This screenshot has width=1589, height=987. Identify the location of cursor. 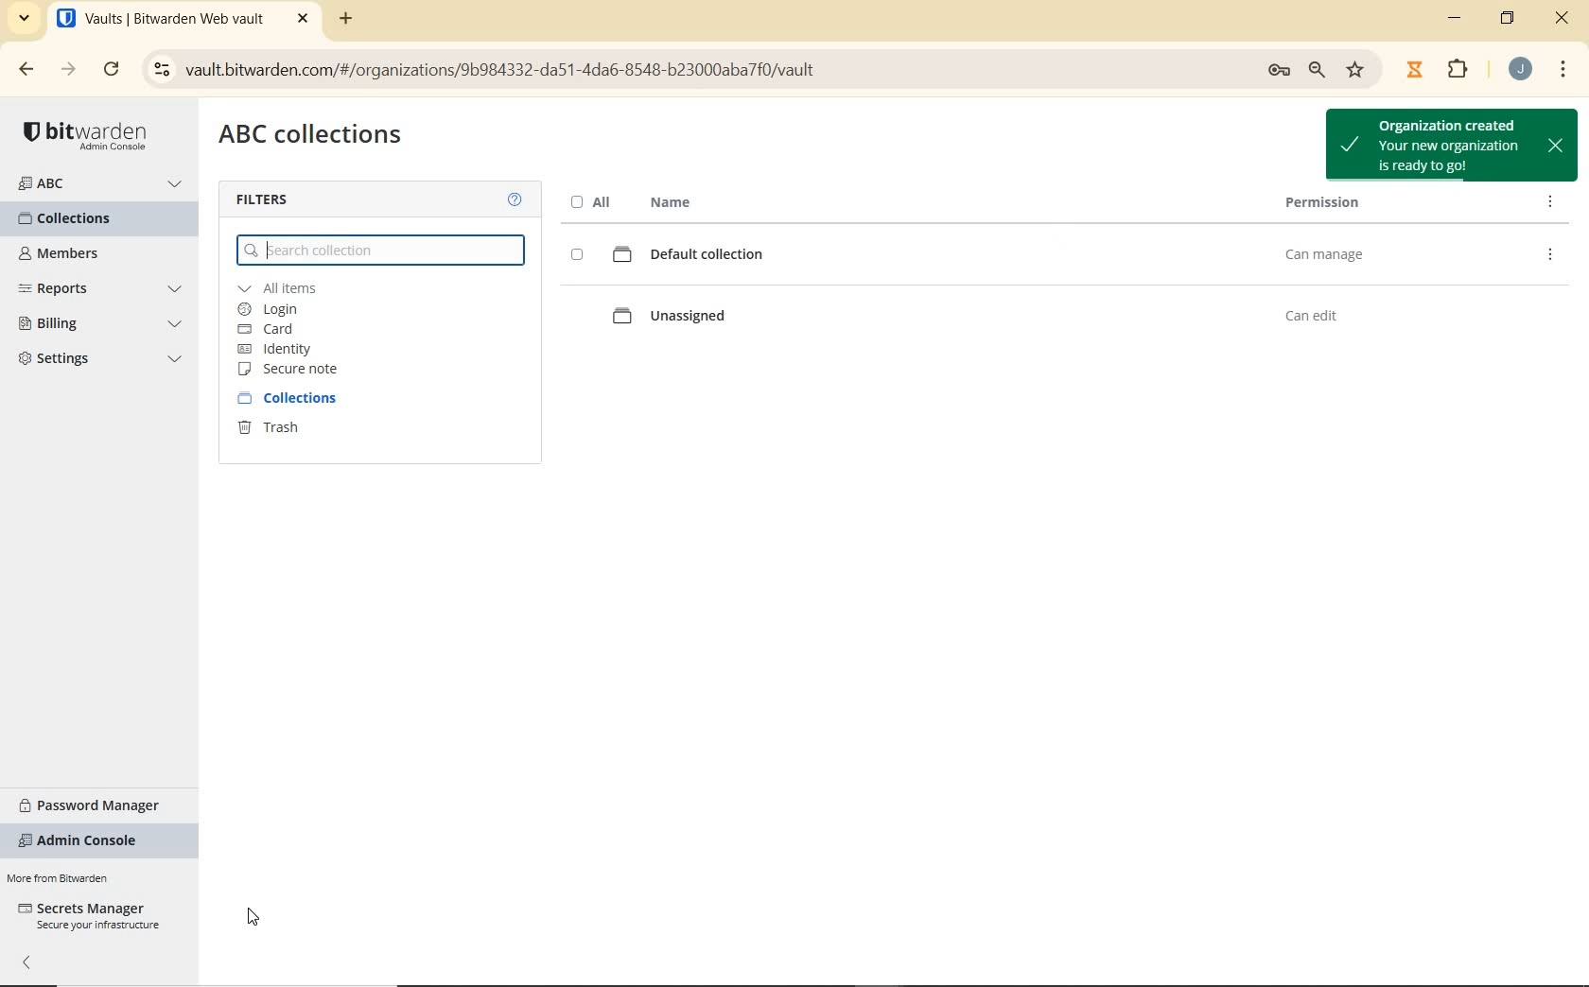
(270, 246).